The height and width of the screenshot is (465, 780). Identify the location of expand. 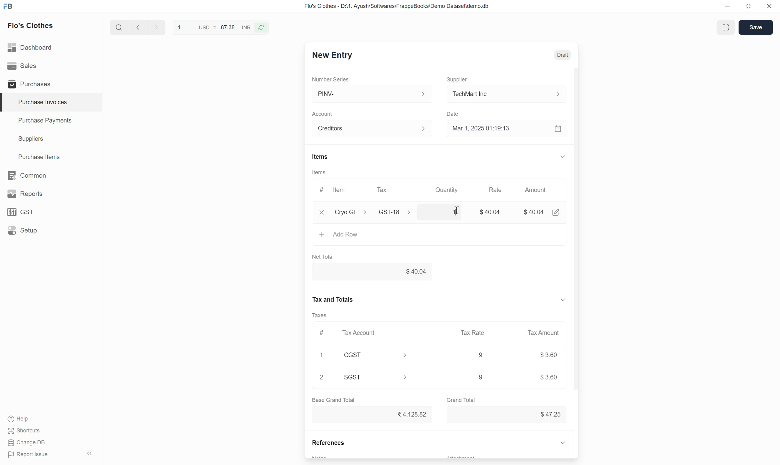
(567, 156).